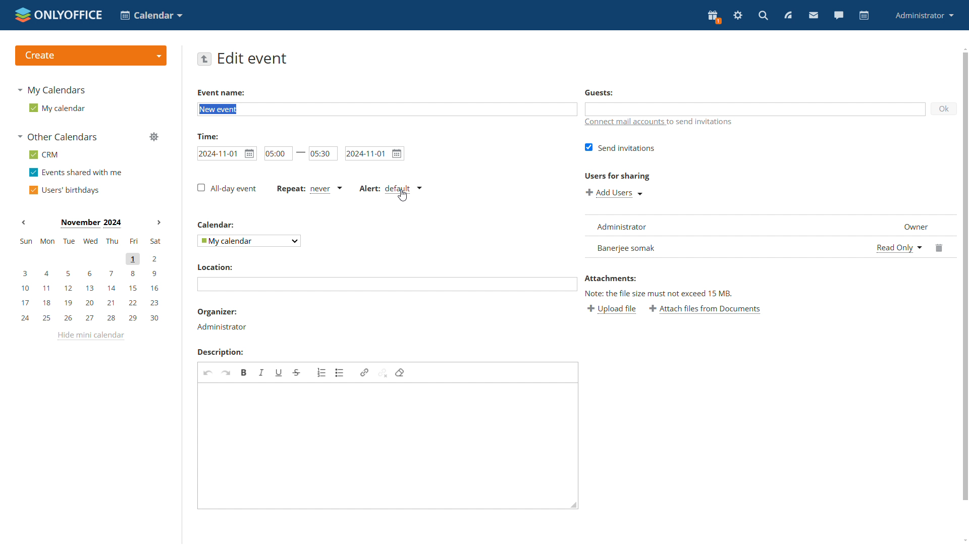 This screenshot has height=545, width=969. What do you see at coordinates (787, 15) in the screenshot?
I see `feed` at bounding box center [787, 15].